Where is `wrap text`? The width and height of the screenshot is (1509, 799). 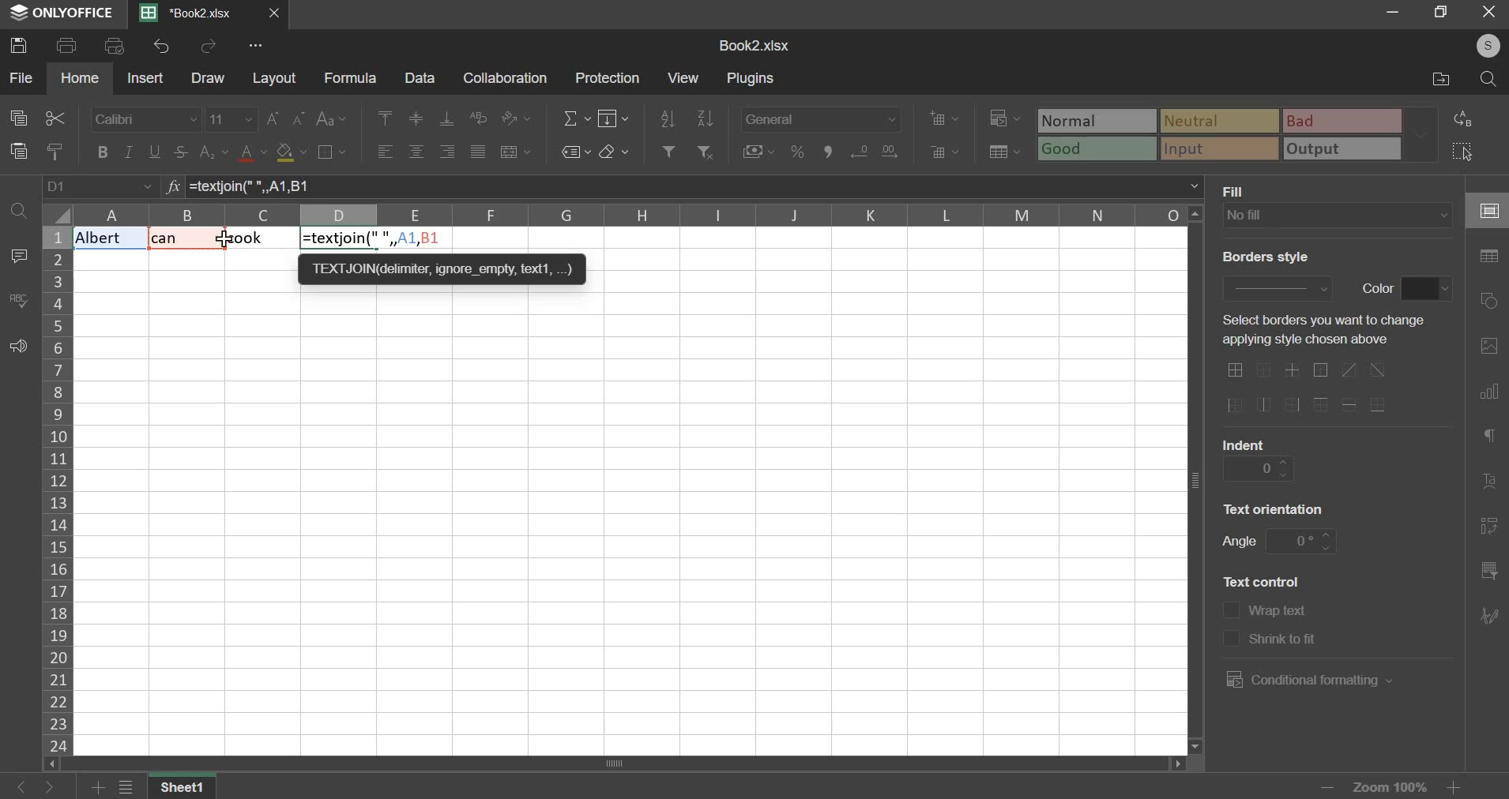 wrap text is located at coordinates (480, 116).